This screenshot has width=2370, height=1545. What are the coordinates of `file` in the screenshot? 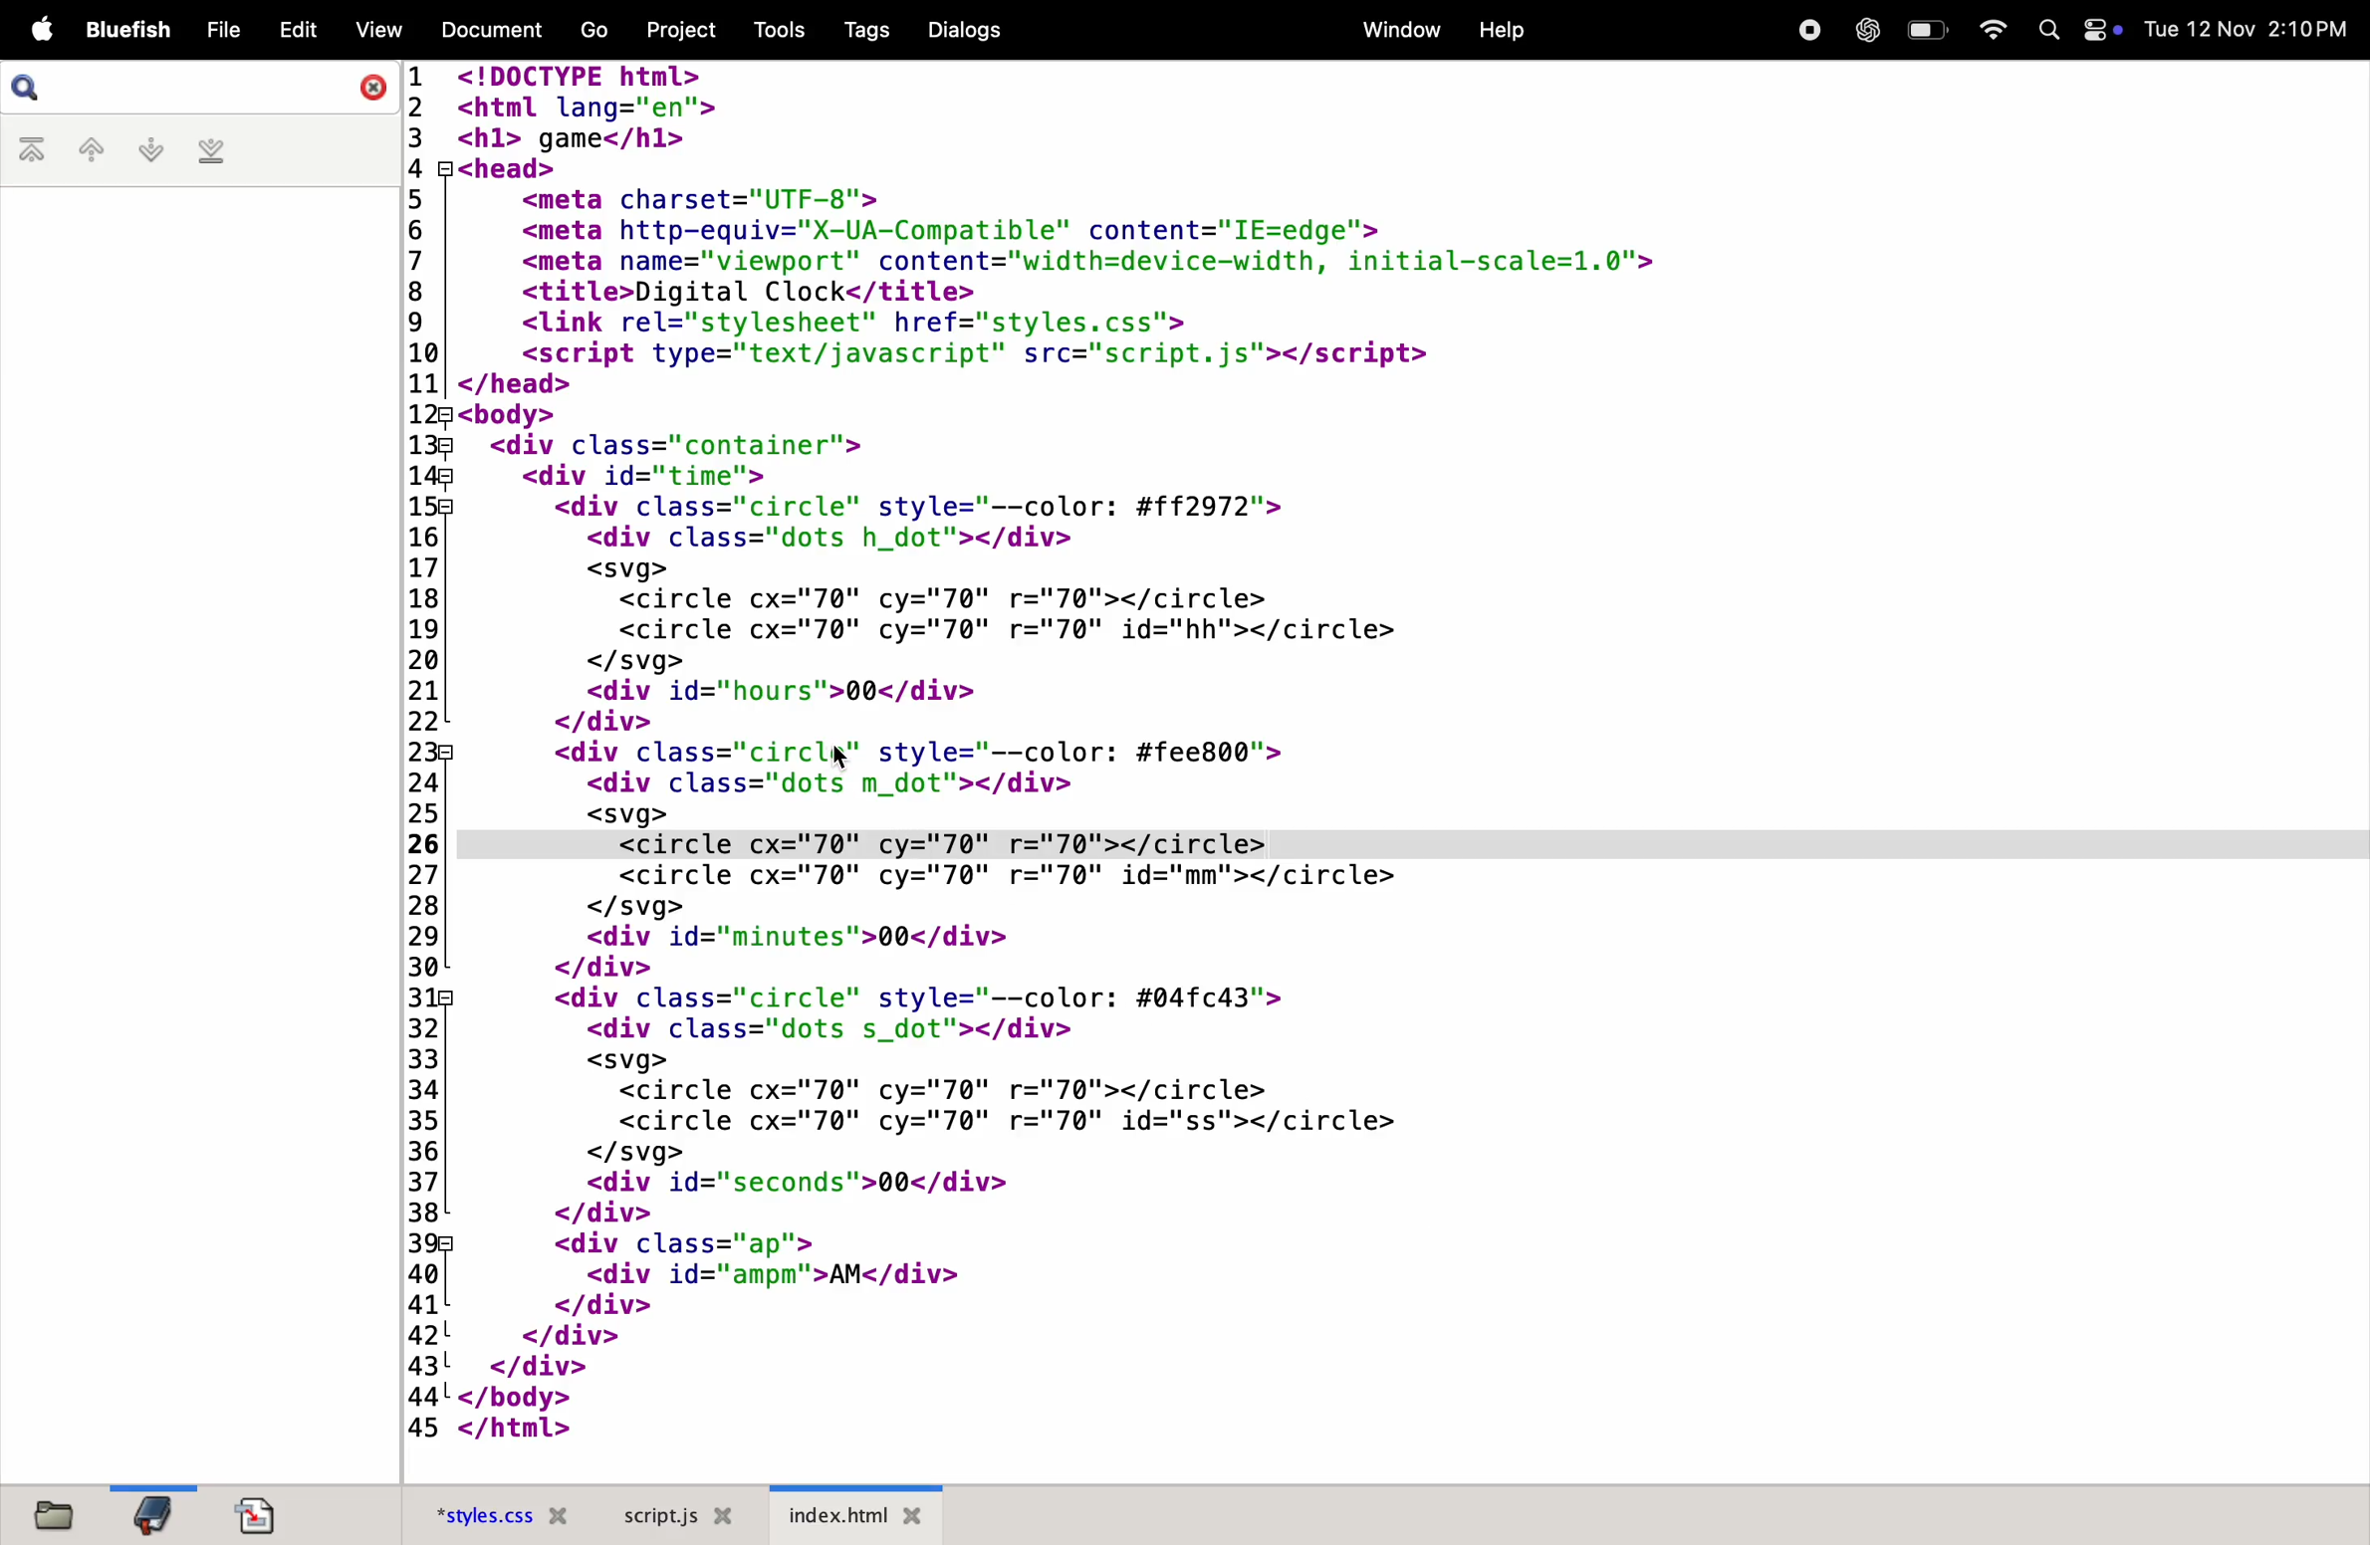 It's located at (221, 29).